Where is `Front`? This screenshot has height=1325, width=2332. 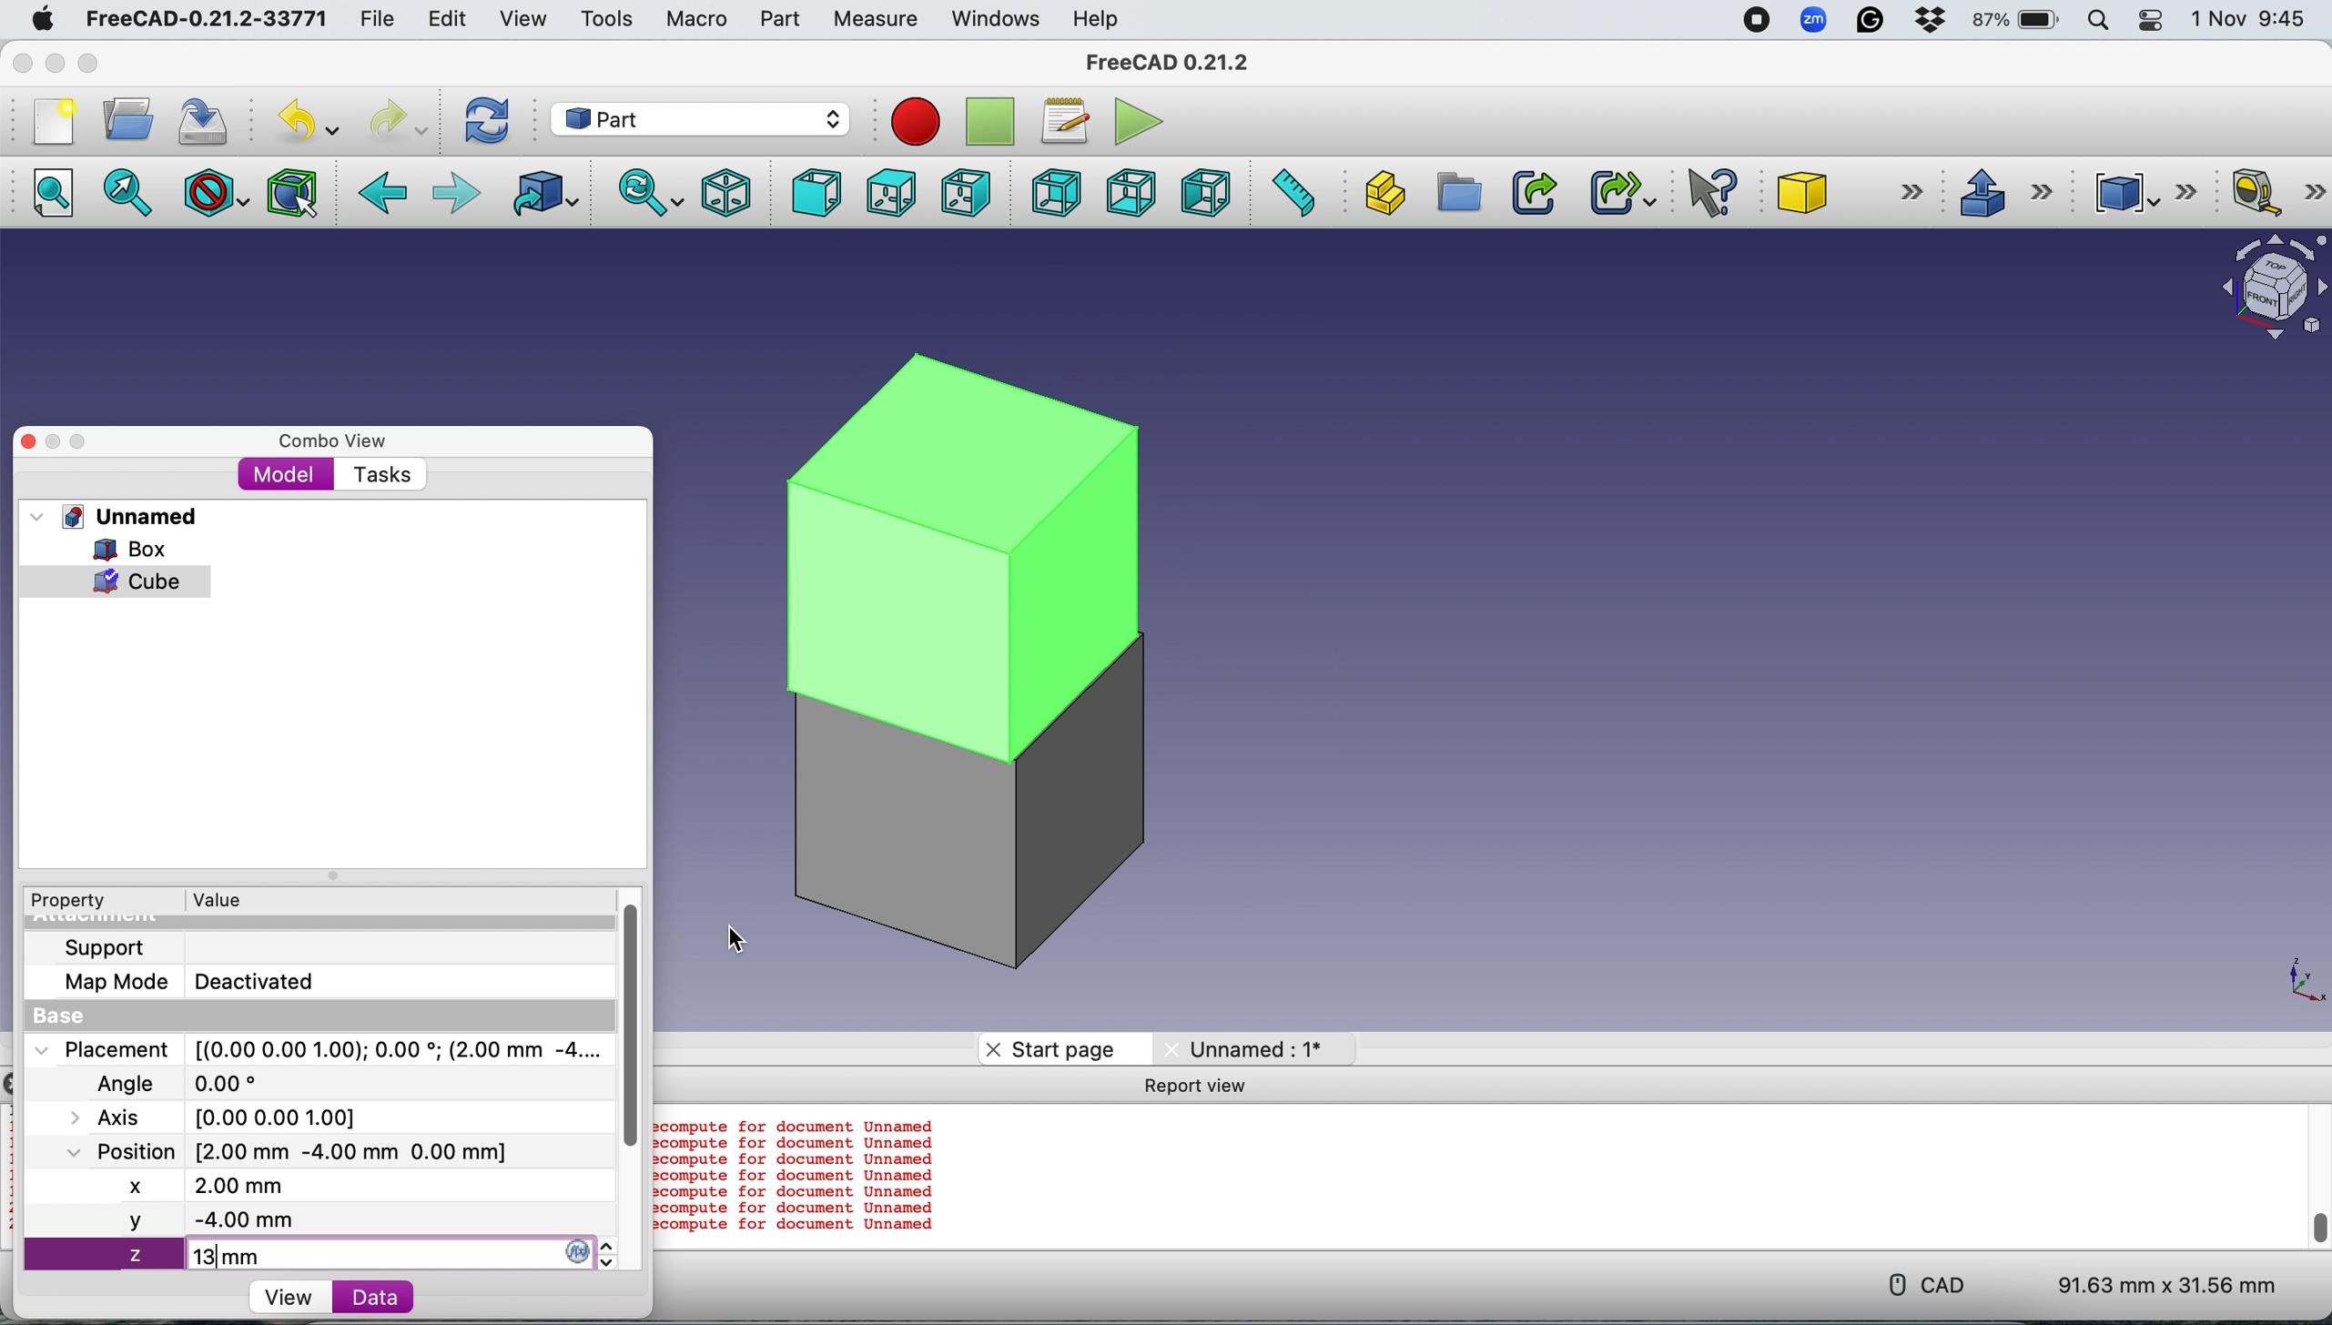
Front is located at coordinates (811, 193).